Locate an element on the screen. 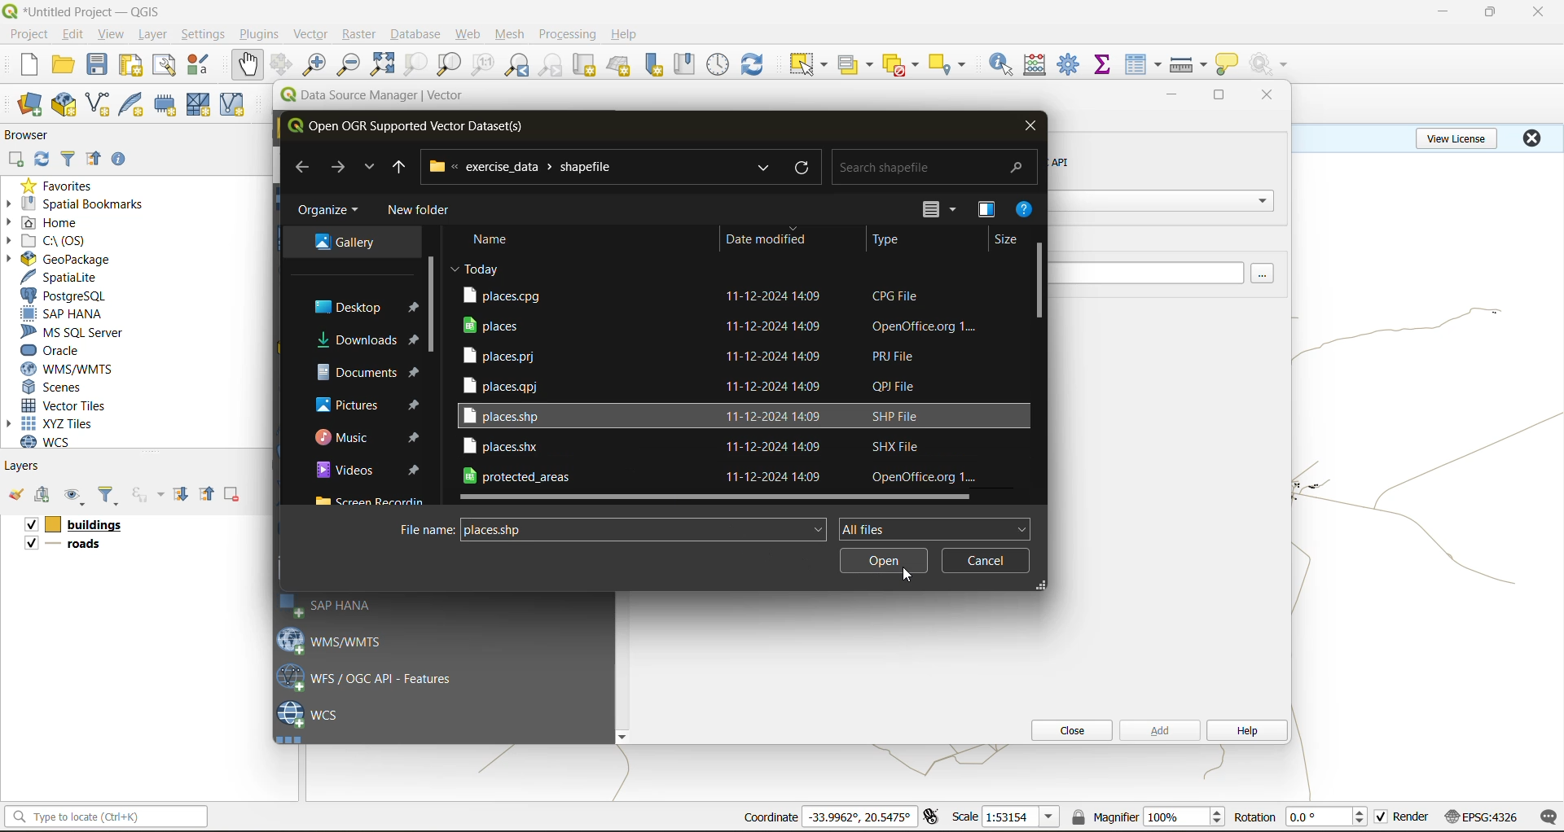 The height and width of the screenshot is (832, 1564). spatialite is located at coordinates (68, 278).